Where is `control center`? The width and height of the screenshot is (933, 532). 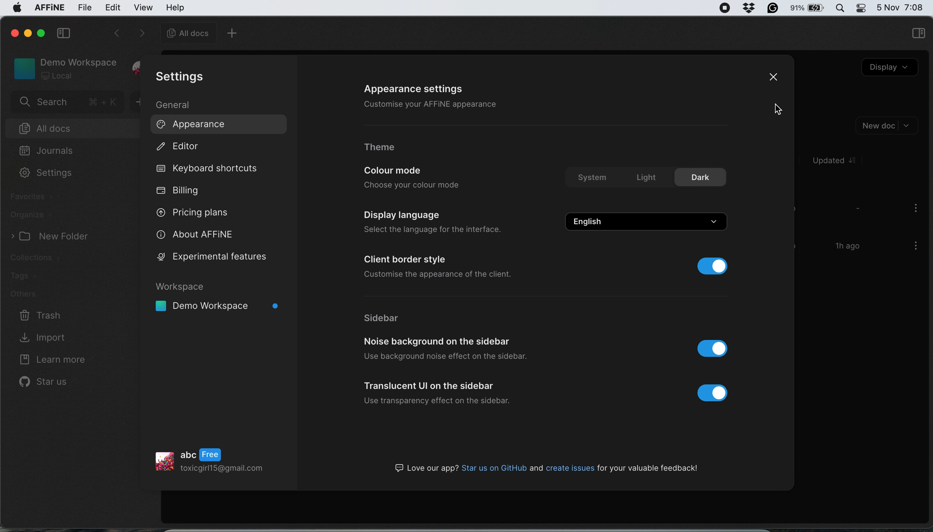 control center is located at coordinates (864, 9).